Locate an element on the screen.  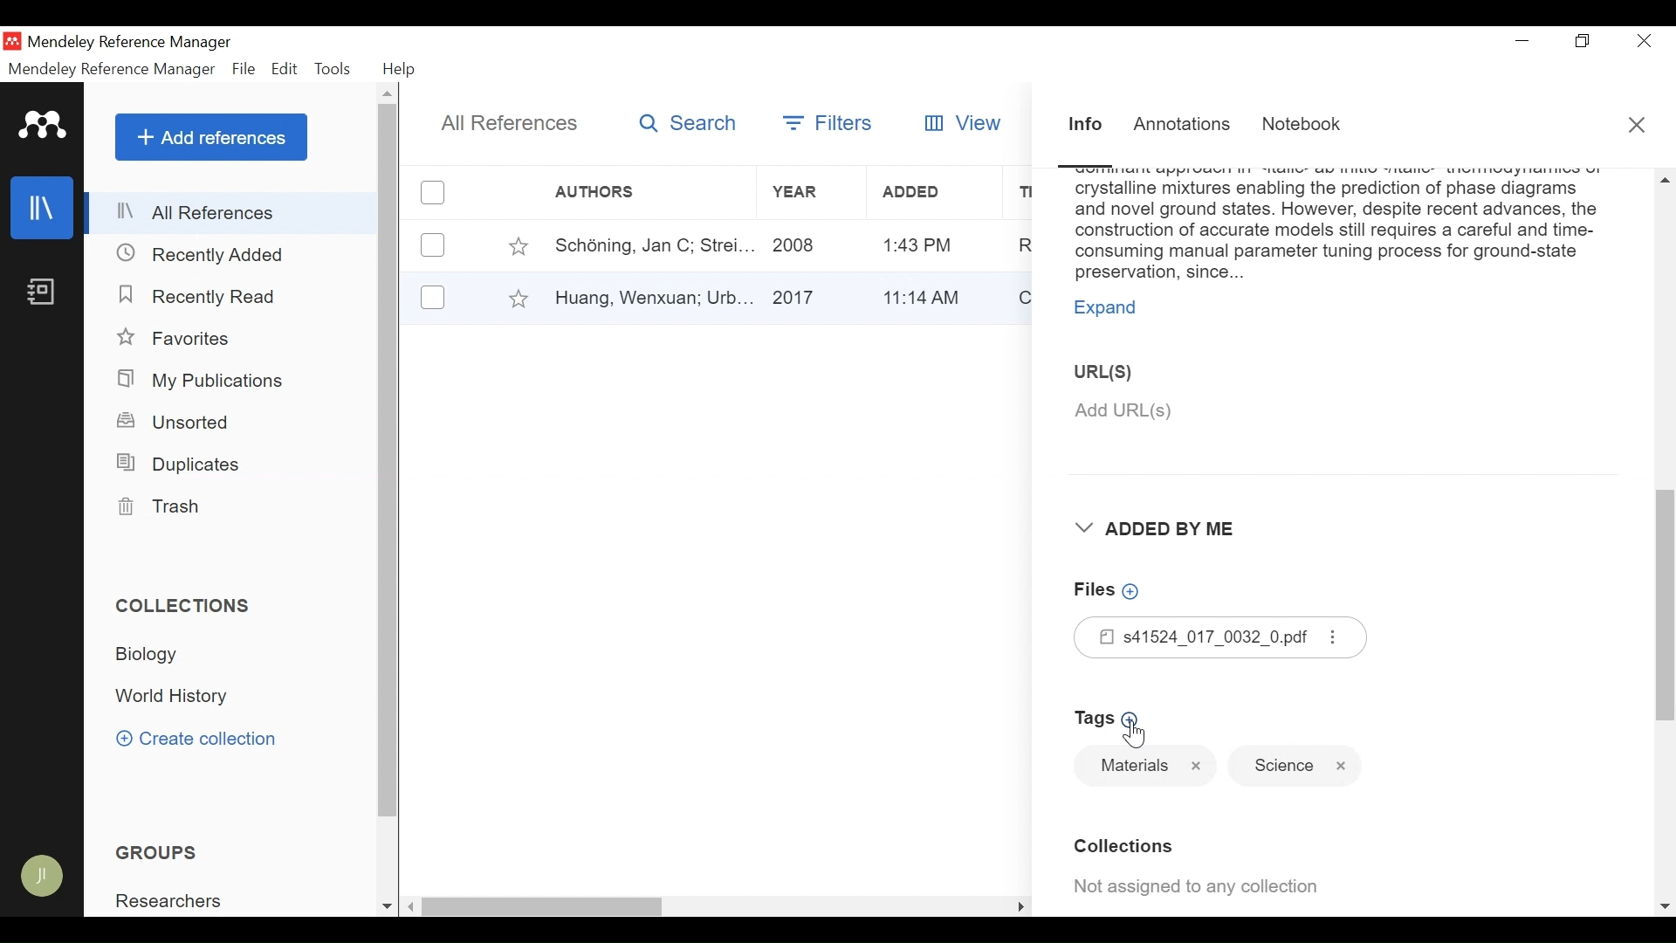
Add References is located at coordinates (211, 137).